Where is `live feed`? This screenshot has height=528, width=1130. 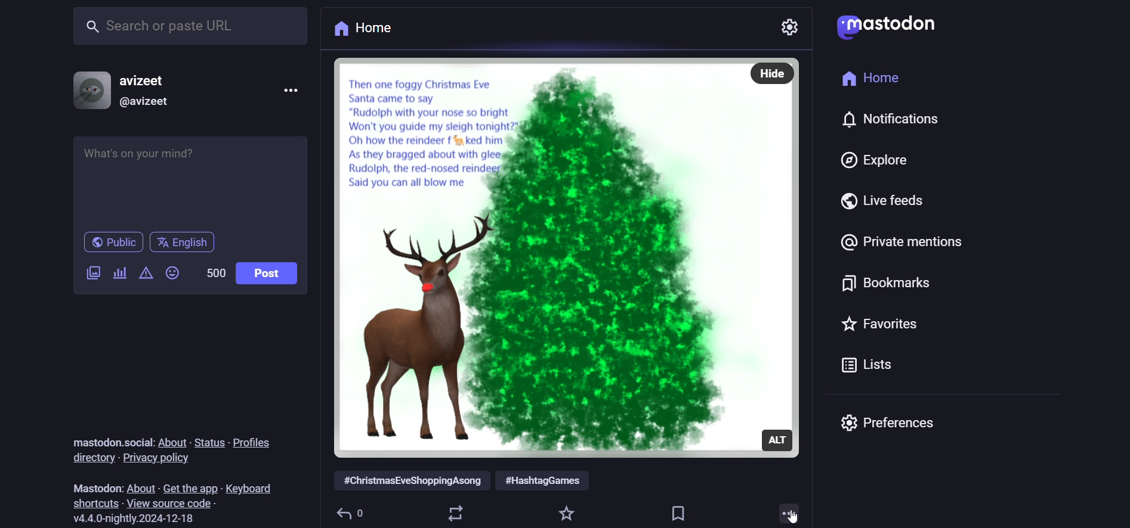 live feed is located at coordinates (887, 198).